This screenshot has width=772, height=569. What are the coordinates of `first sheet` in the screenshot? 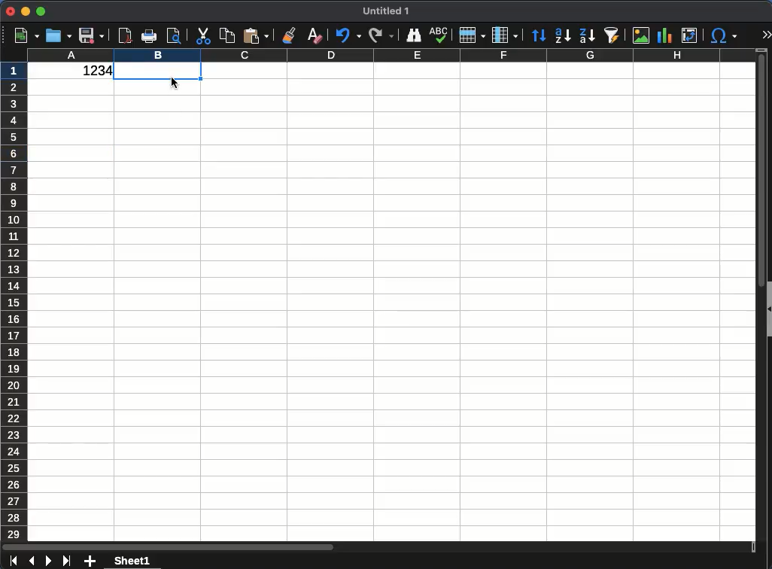 It's located at (14, 561).